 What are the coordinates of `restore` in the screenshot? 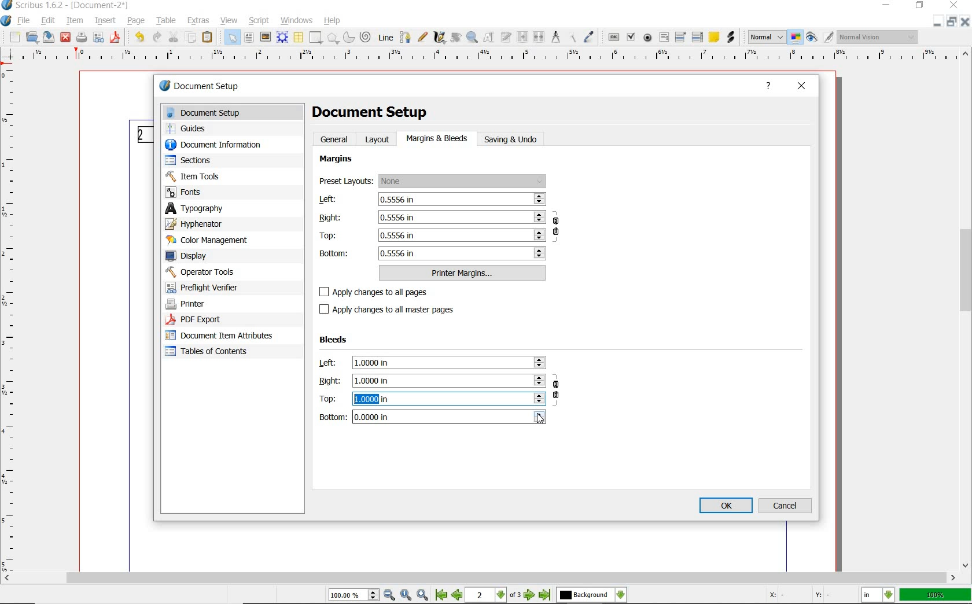 It's located at (919, 6).